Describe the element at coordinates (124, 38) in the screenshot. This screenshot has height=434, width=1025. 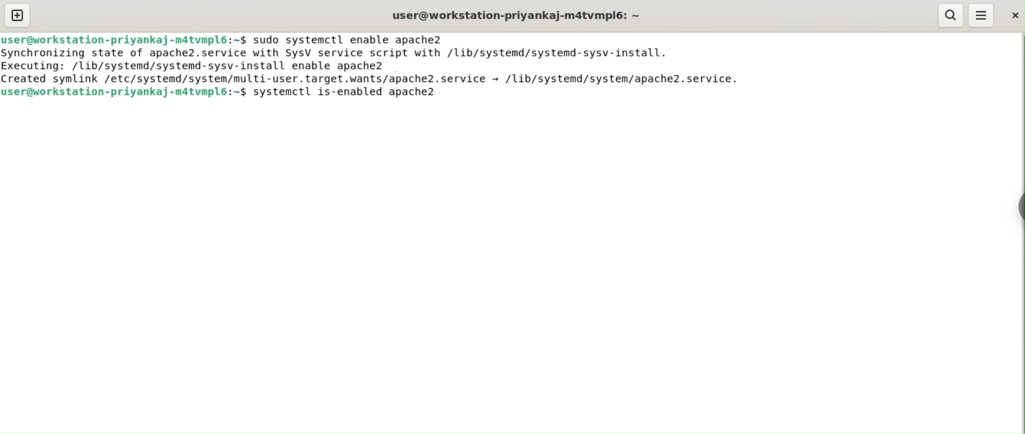
I see `user@workstation-priyankaj-m4tvmpl6:~$` at that location.